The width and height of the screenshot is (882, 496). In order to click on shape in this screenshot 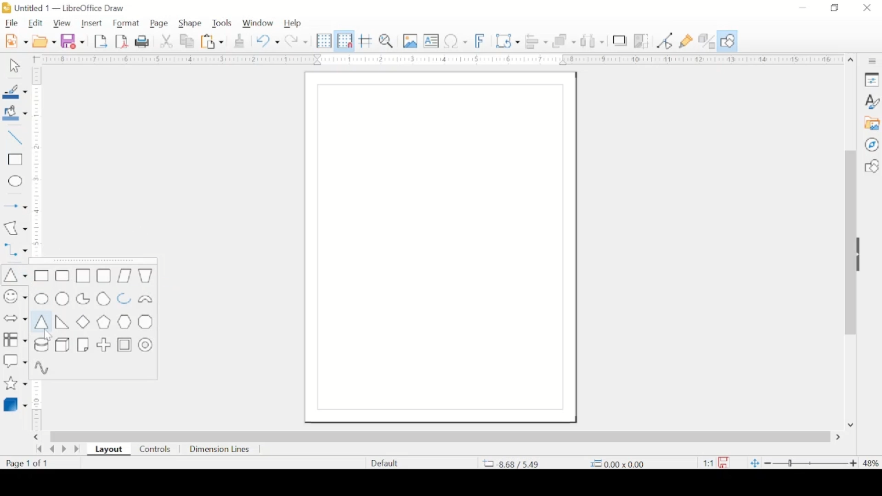, I will do `click(189, 22)`.